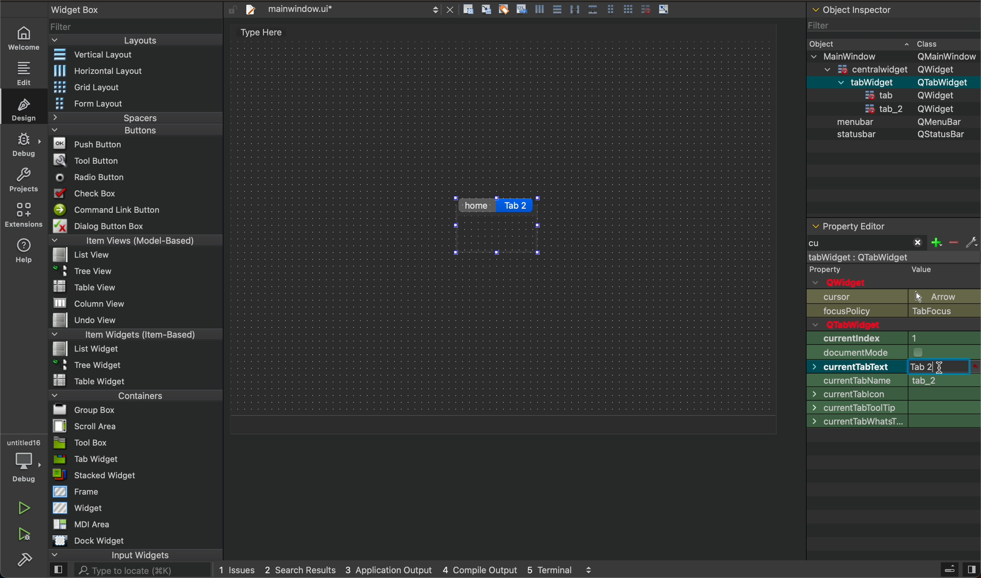 The height and width of the screenshot is (578, 981). Describe the element at coordinates (22, 458) in the screenshot. I see `debugger` at that location.